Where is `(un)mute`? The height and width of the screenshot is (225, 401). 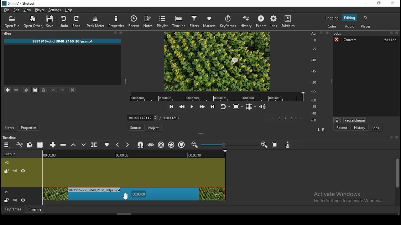
(un)mute is located at coordinates (15, 171).